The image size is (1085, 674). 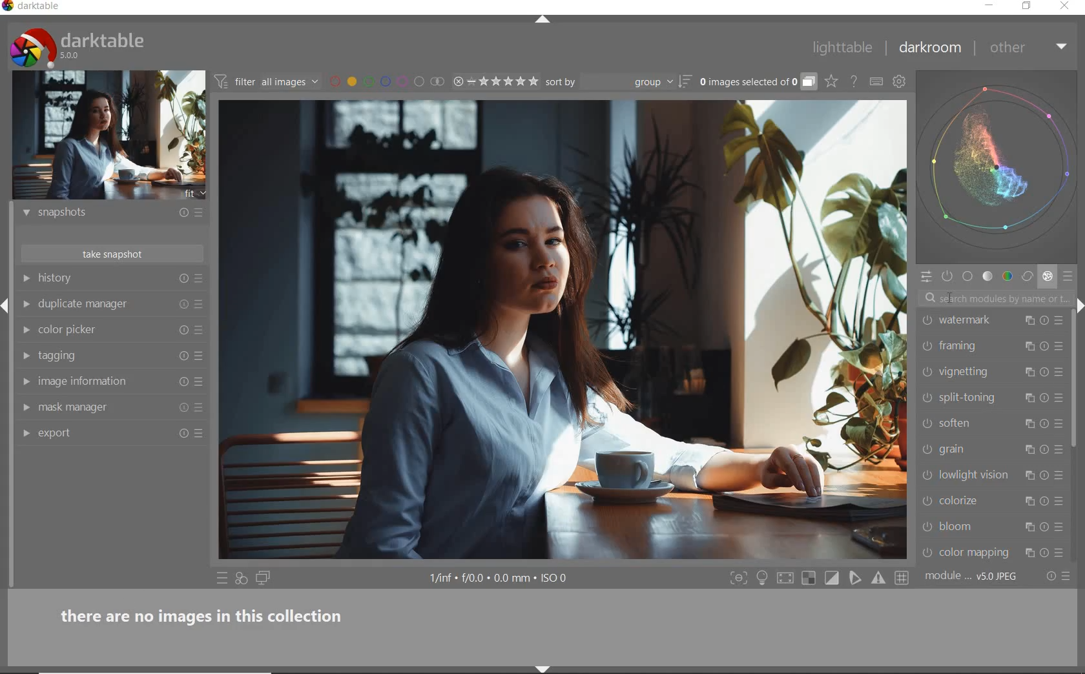 I want to click on shift+ctrl+b, so click(x=543, y=668).